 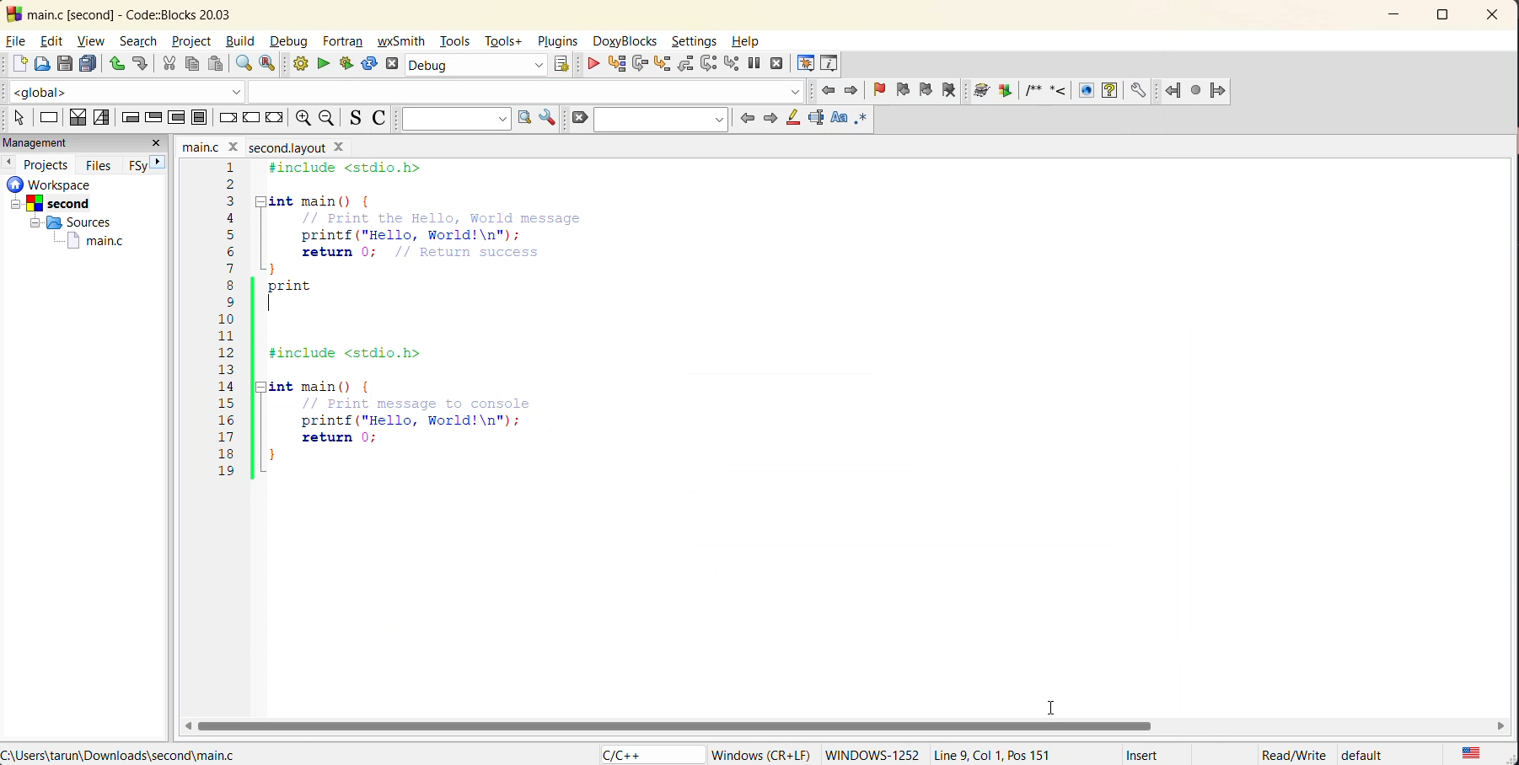 What do you see at coordinates (71, 142) in the screenshot?
I see `management` at bounding box center [71, 142].